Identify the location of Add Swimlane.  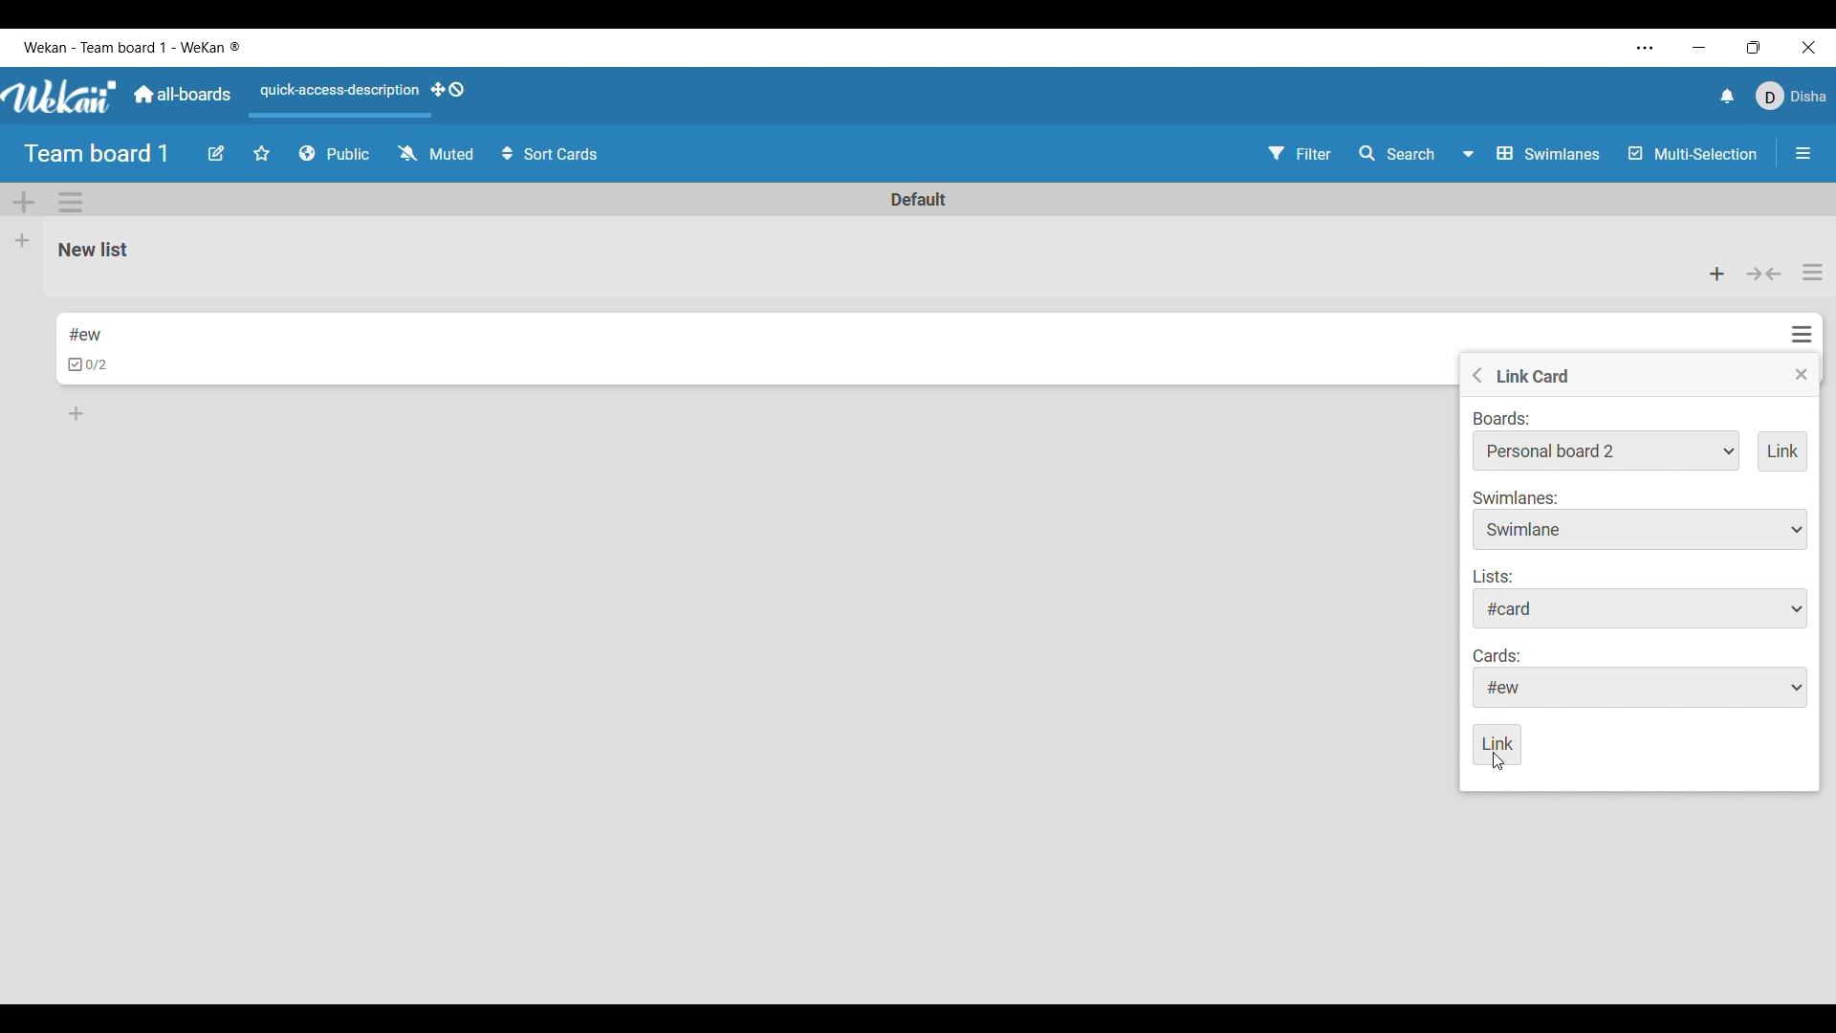
(25, 203).